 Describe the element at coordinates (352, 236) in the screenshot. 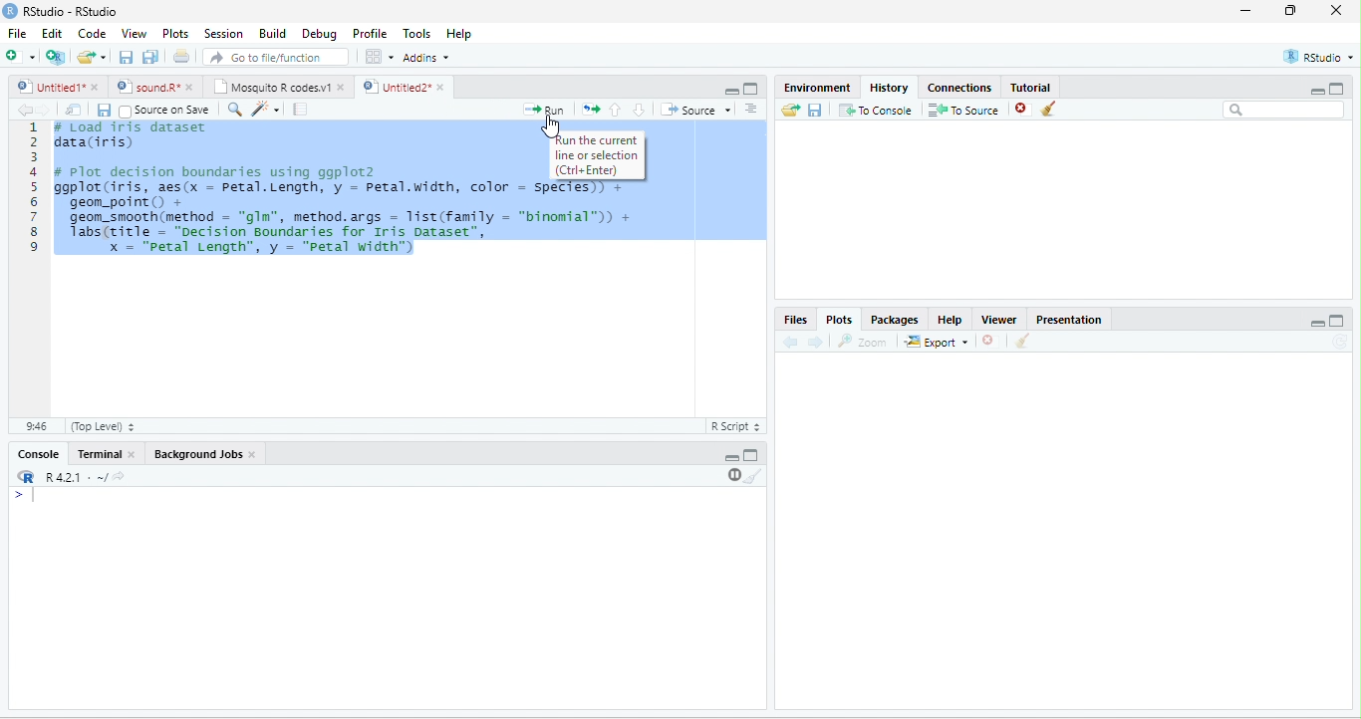

I see `geom_smooth(method = gim , method.args = list(Tamily = binomial )) +
Tabs(title - “Decision Boundaries for Iris Dataset”,
x = "petal Length”, y = "Petal width")` at that location.